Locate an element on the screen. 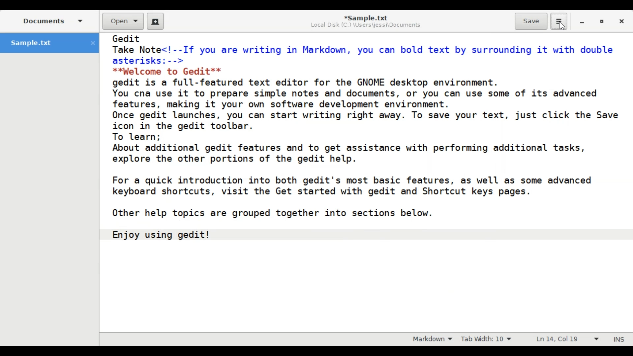 The height and width of the screenshot is (356, 633). Gedlt

Take Note<!--If you are writing in Markdown, you can bold text by surrounding it with double
asterisks:-->

**Welcome to Gedit**

gedit is a full-featured text editor for the GNOME desktop environment.

You cna use it to prepare simple notes and documents, or you can use some of its advanced
features, making it your own software development environment.

Once gedit launches, you can start writing right away. To save your text, just click the Save
icon in the gedit toolbar.

To learn;

About additional gedit features and to get assistance with performing additional tasks,
explore the other portions of the gedit help.

For a quick introduction into both gedit's most basic features, as well as some advanced
keyboard shortcuts, visit the Get started with gedit and Shortcut keys pages.

Other help topics are grouped together into sections below.

Enjoy using gedit! is located at coordinates (364, 148).